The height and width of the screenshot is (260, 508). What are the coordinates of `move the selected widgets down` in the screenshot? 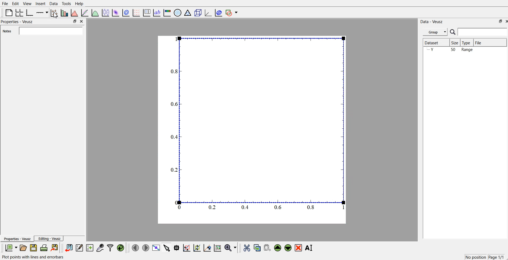 It's located at (288, 248).